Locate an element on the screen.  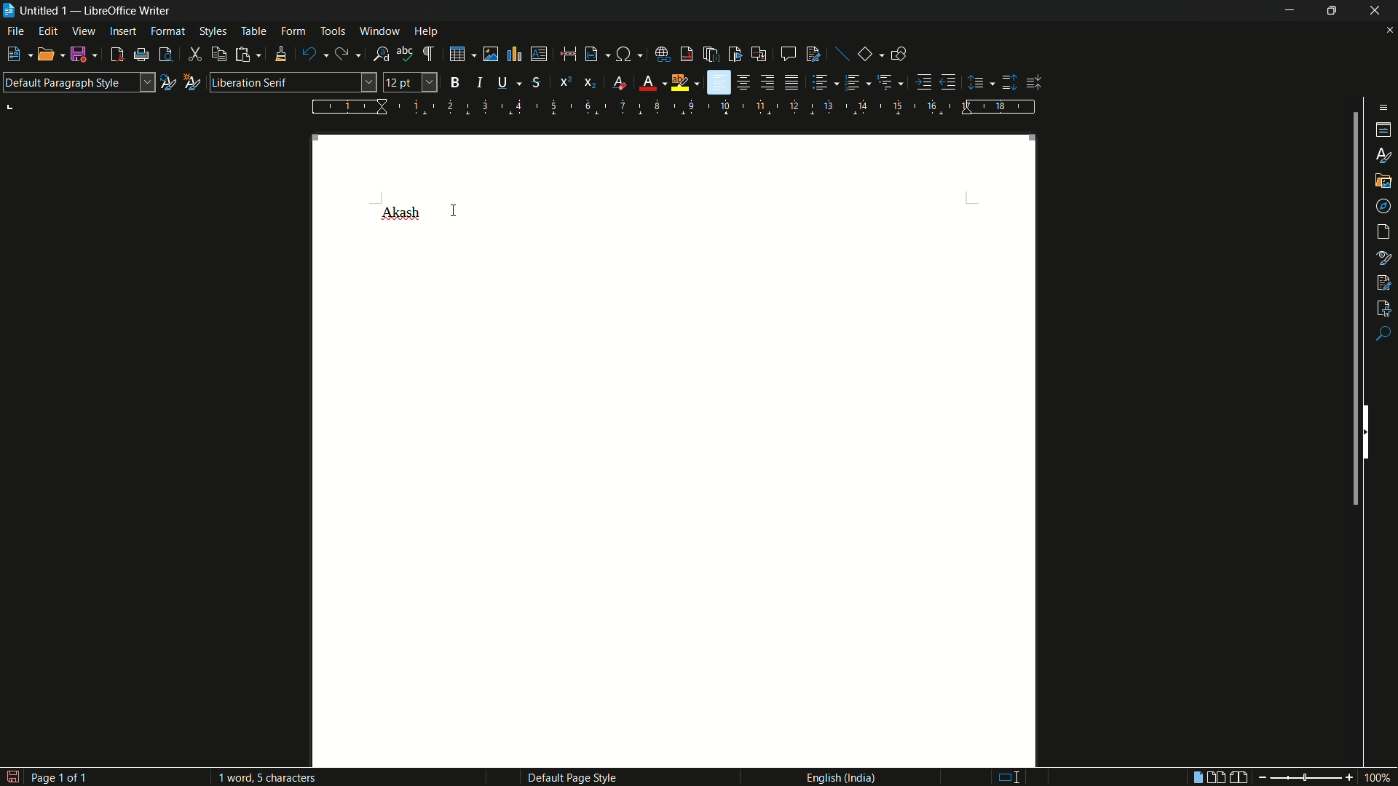
paragraph style is located at coordinates (78, 82).